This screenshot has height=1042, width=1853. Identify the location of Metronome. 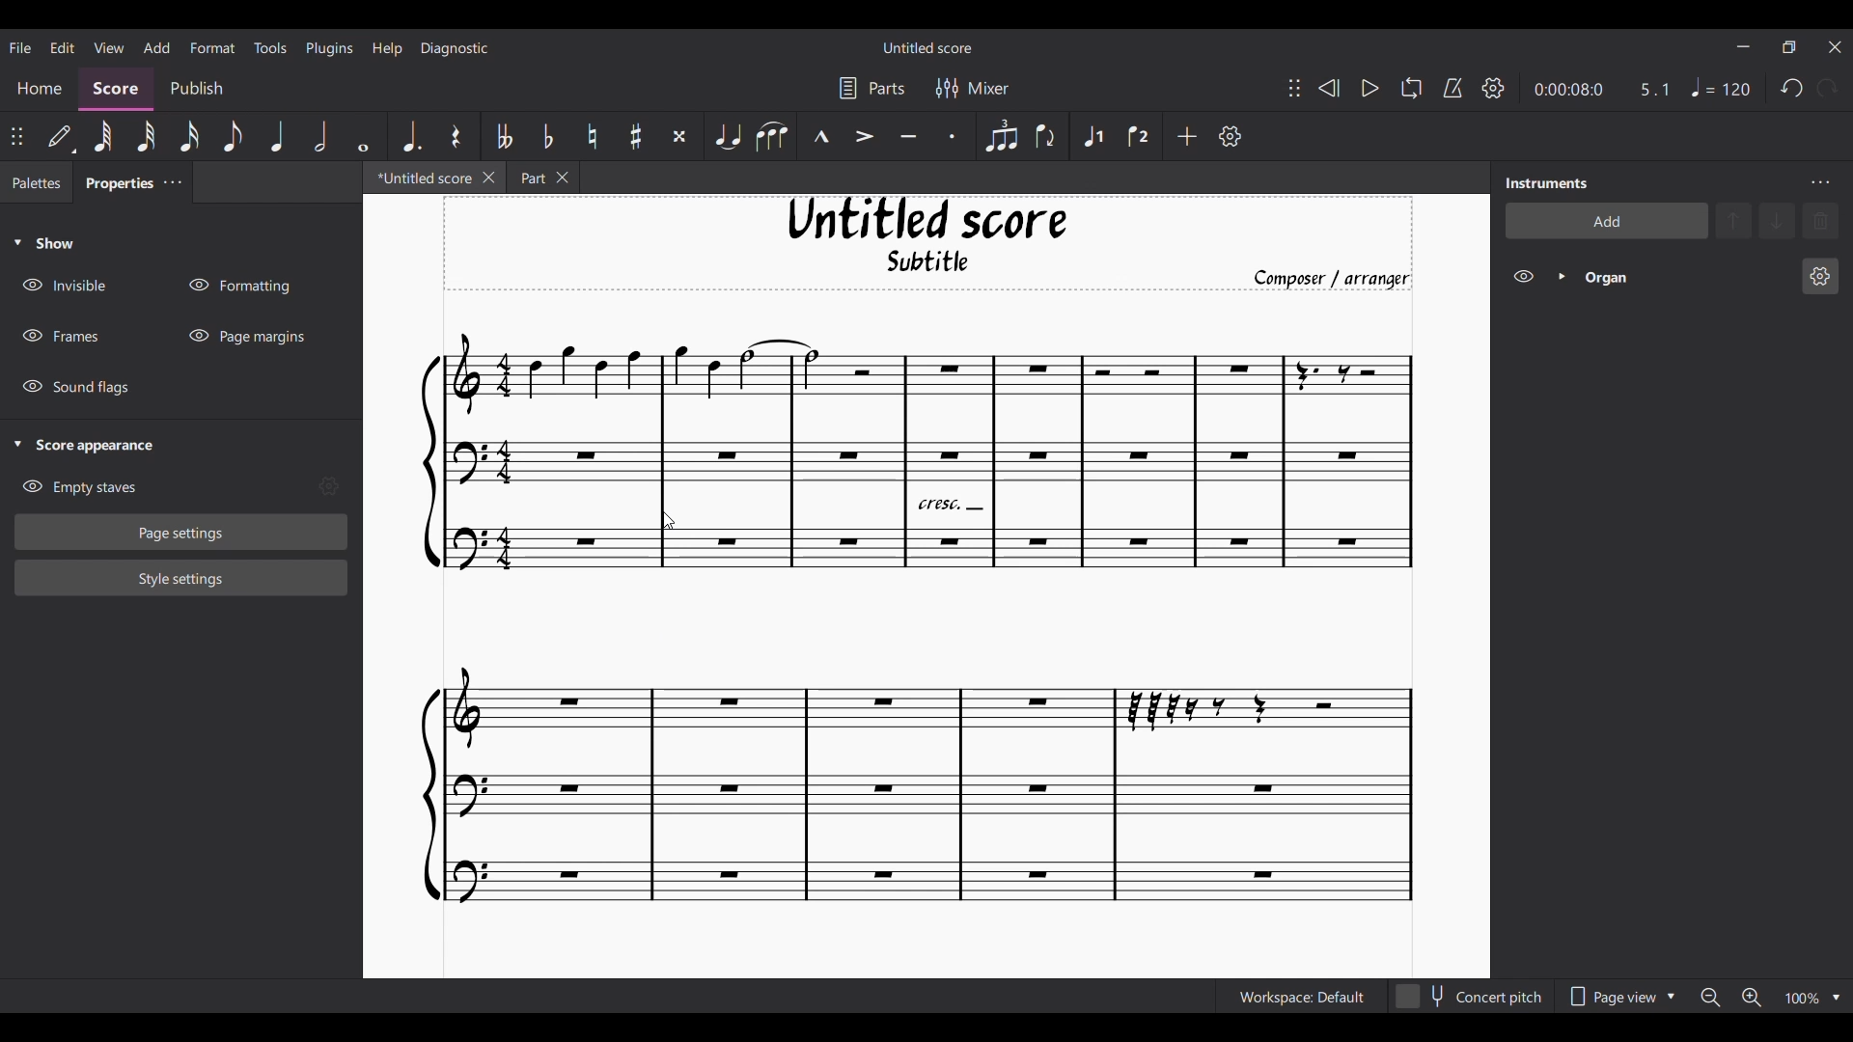
(1452, 88).